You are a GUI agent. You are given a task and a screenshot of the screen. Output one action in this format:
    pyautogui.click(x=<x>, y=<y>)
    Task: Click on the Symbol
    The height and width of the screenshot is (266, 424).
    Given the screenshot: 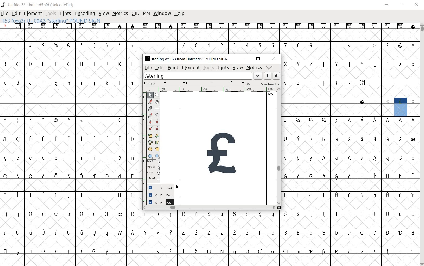 What is the action you would take?
    pyautogui.click(x=94, y=176)
    